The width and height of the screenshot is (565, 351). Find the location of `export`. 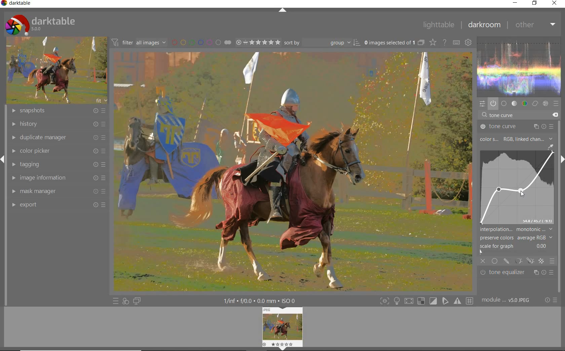

export is located at coordinates (57, 205).